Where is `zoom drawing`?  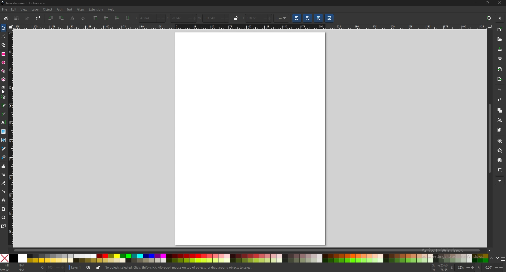 zoom drawing is located at coordinates (500, 150).